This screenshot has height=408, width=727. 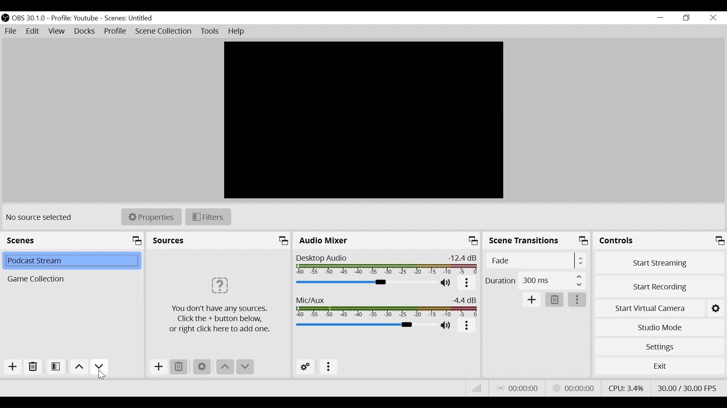 I want to click on Settings, so click(x=659, y=346).